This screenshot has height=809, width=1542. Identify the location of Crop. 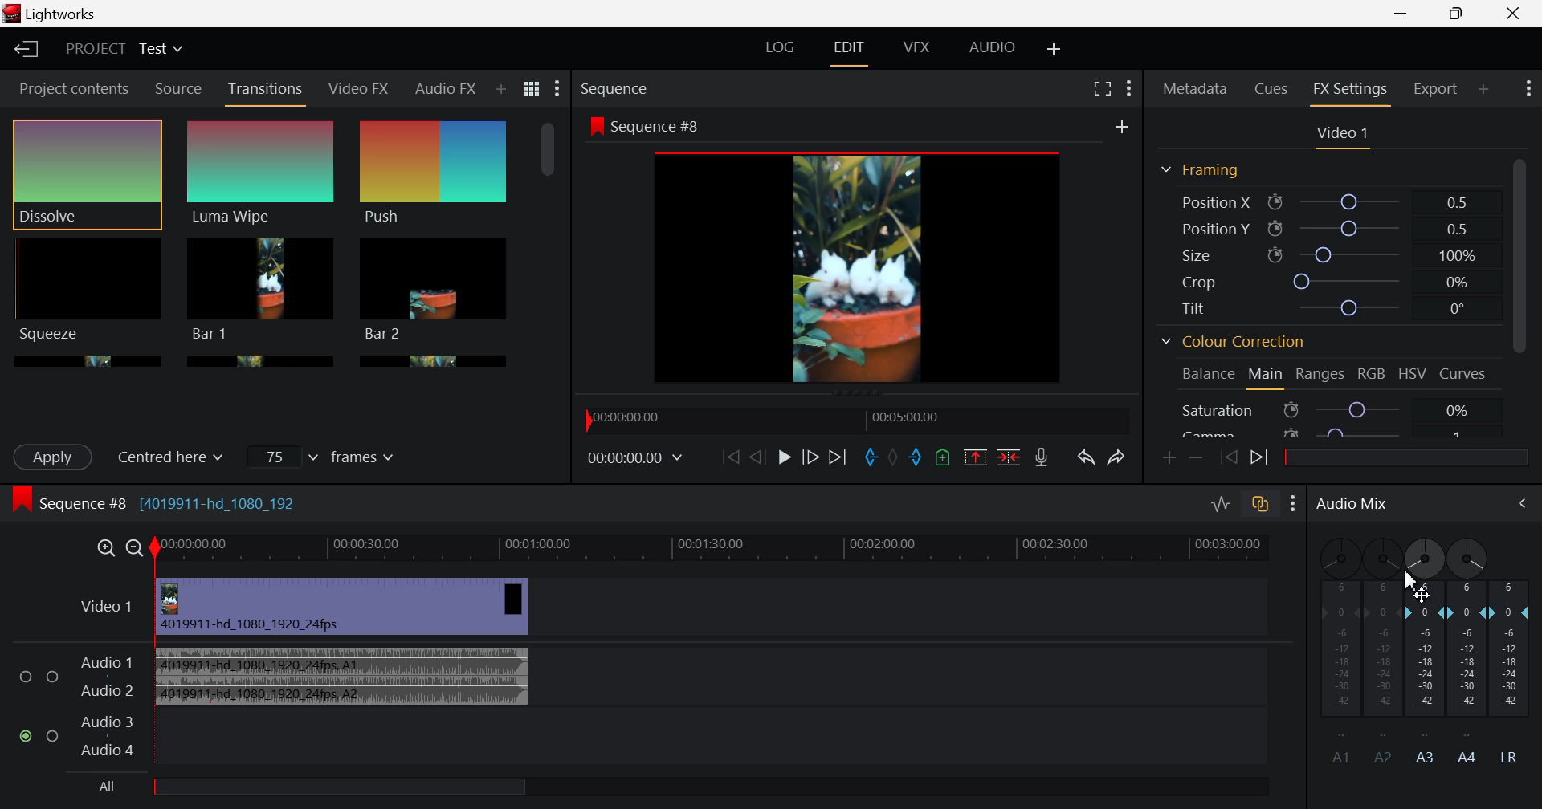
(1328, 280).